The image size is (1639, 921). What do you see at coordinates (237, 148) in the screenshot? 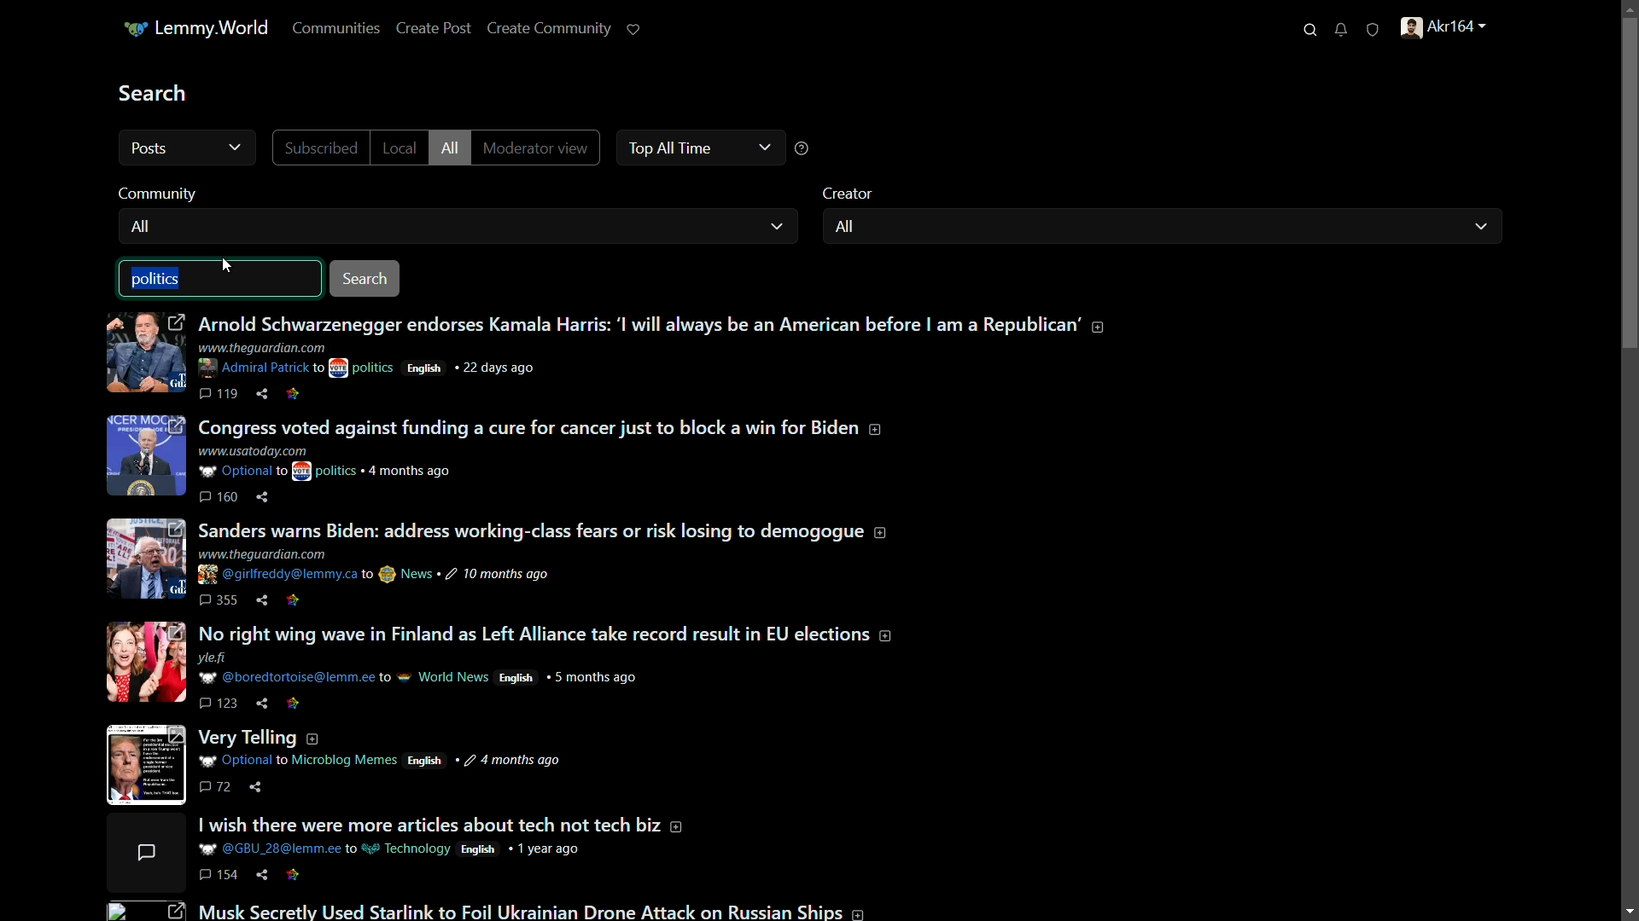
I see `cursor` at bounding box center [237, 148].